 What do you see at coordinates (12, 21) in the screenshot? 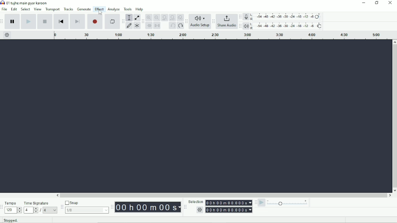
I see `Pause` at bounding box center [12, 21].